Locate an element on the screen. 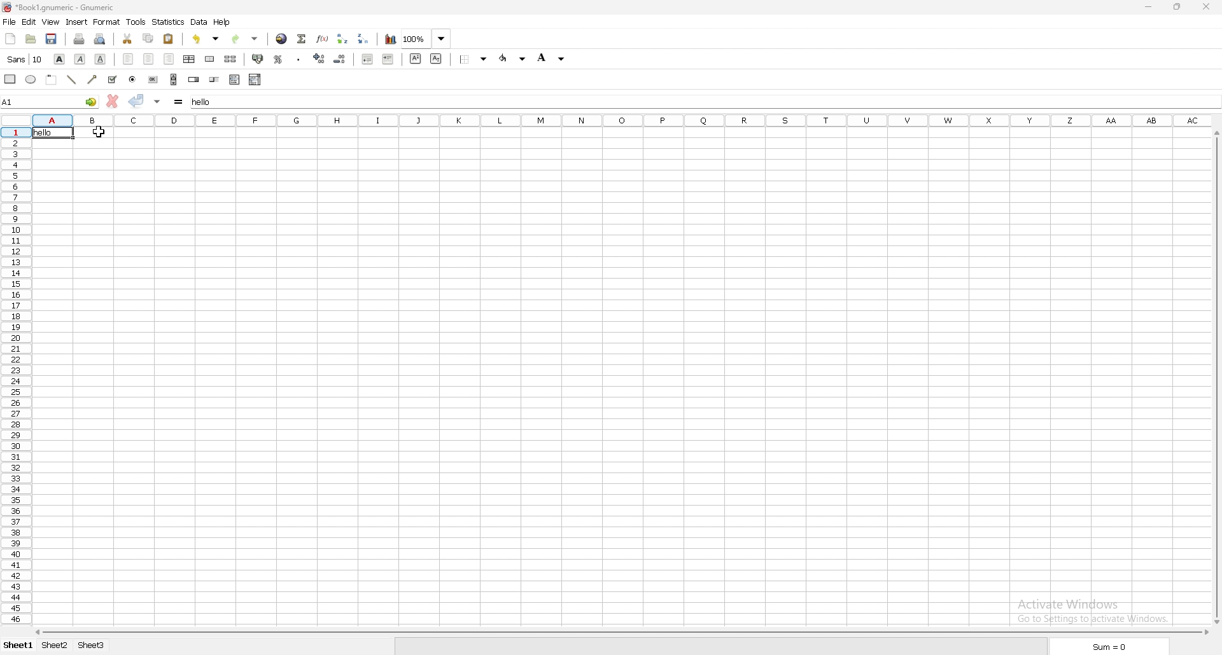  chart is located at coordinates (390, 39).